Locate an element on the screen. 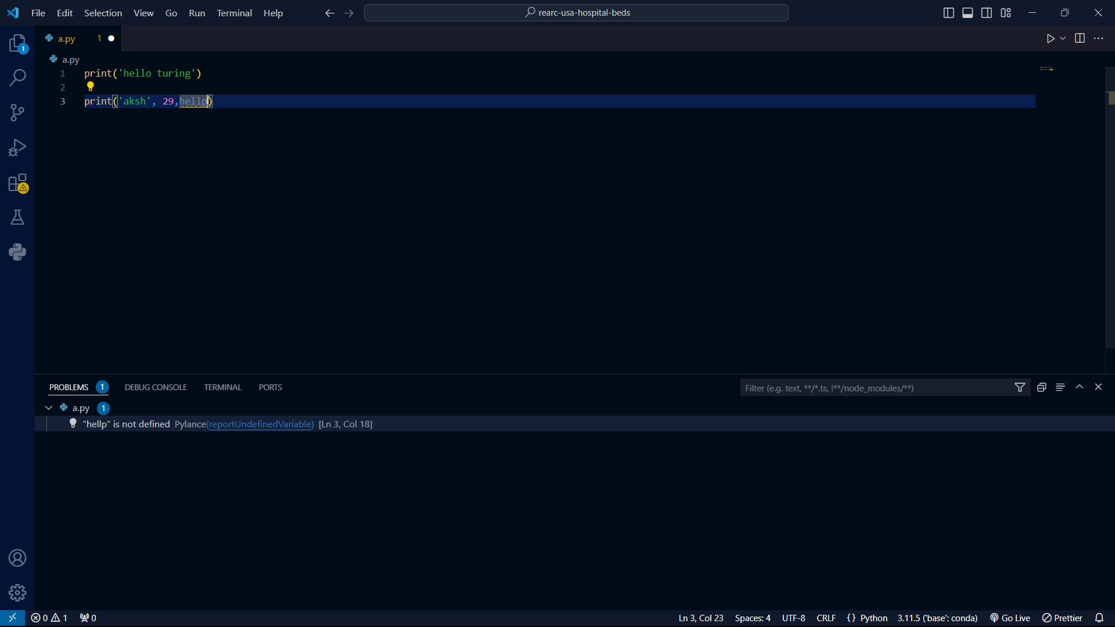 The width and height of the screenshot is (1115, 627). CRLF is located at coordinates (829, 619).